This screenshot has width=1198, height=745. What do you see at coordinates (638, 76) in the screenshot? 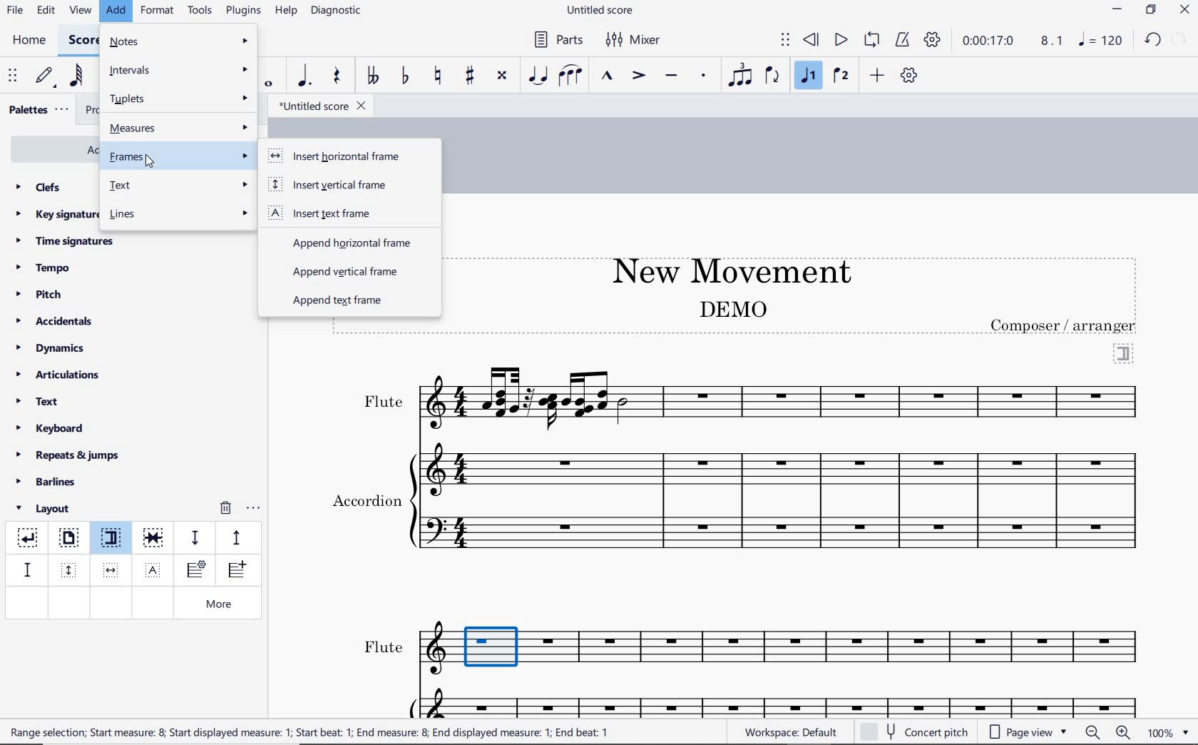
I see `accent` at bounding box center [638, 76].